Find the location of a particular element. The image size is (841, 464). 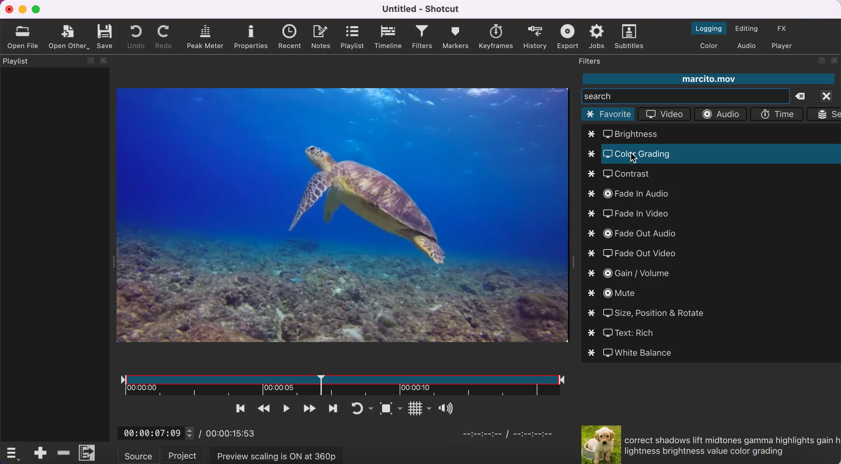

jobs is located at coordinates (595, 38).